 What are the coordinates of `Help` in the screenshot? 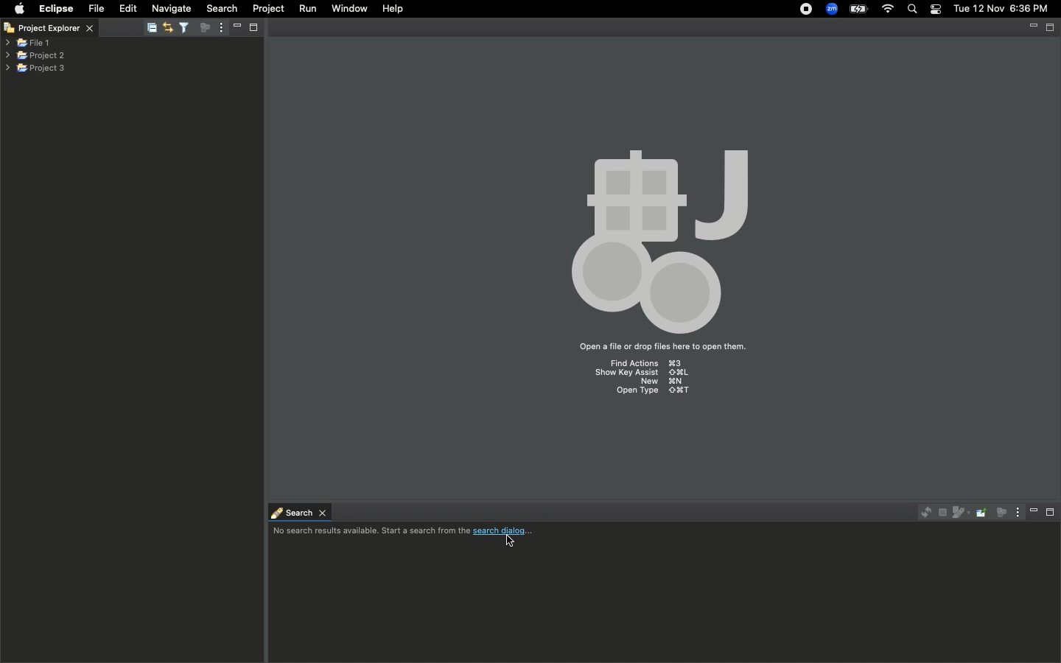 It's located at (394, 9).